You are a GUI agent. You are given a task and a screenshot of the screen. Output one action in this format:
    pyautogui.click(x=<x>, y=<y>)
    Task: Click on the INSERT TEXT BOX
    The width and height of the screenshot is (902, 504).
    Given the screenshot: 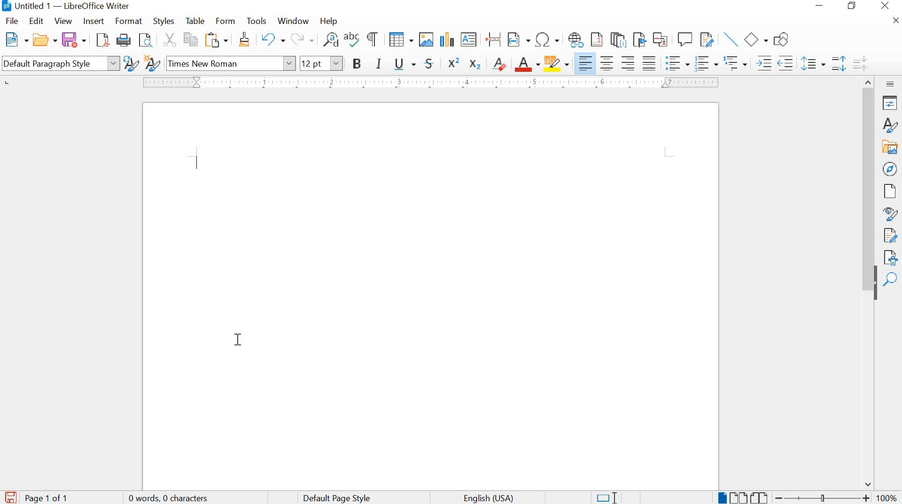 What is the action you would take?
    pyautogui.click(x=469, y=39)
    